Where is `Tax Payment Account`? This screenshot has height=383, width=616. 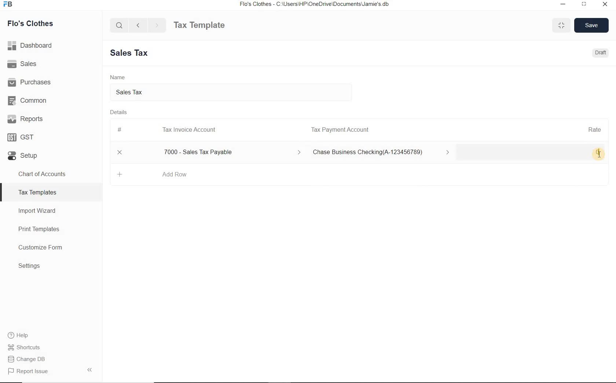 Tax Payment Account is located at coordinates (339, 130).